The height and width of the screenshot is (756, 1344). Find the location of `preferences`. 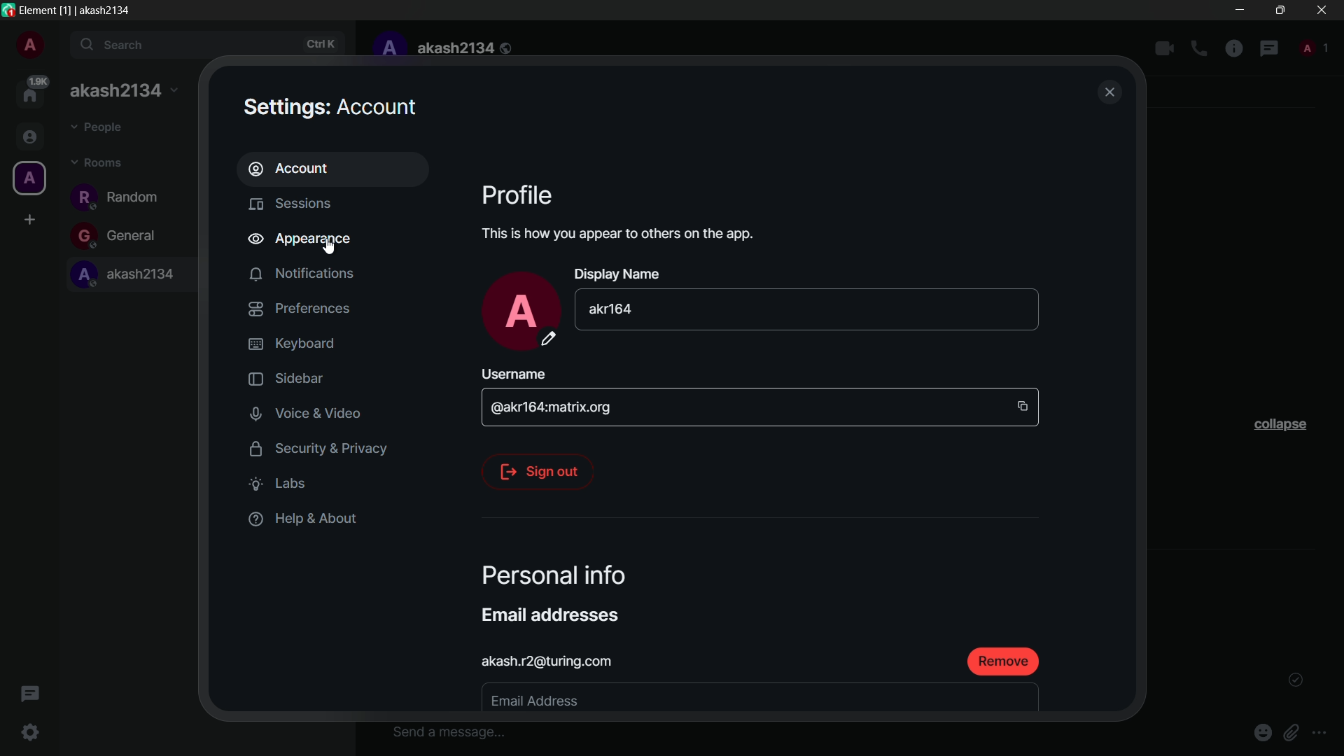

preferences is located at coordinates (300, 308).